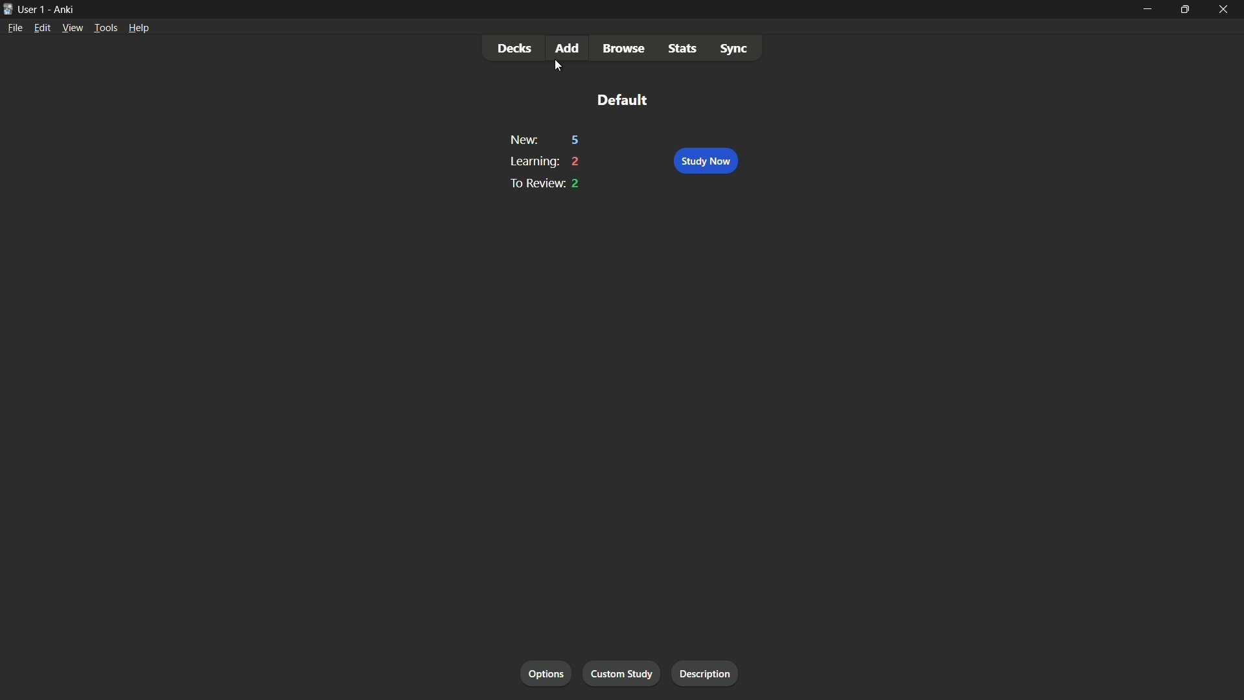  What do you see at coordinates (705, 673) in the screenshot?
I see `description` at bounding box center [705, 673].